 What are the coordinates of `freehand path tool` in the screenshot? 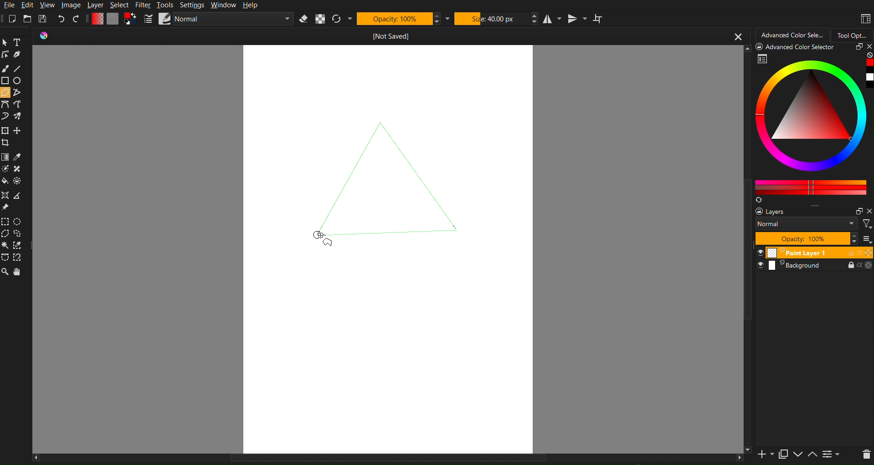 It's located at (21, 105).